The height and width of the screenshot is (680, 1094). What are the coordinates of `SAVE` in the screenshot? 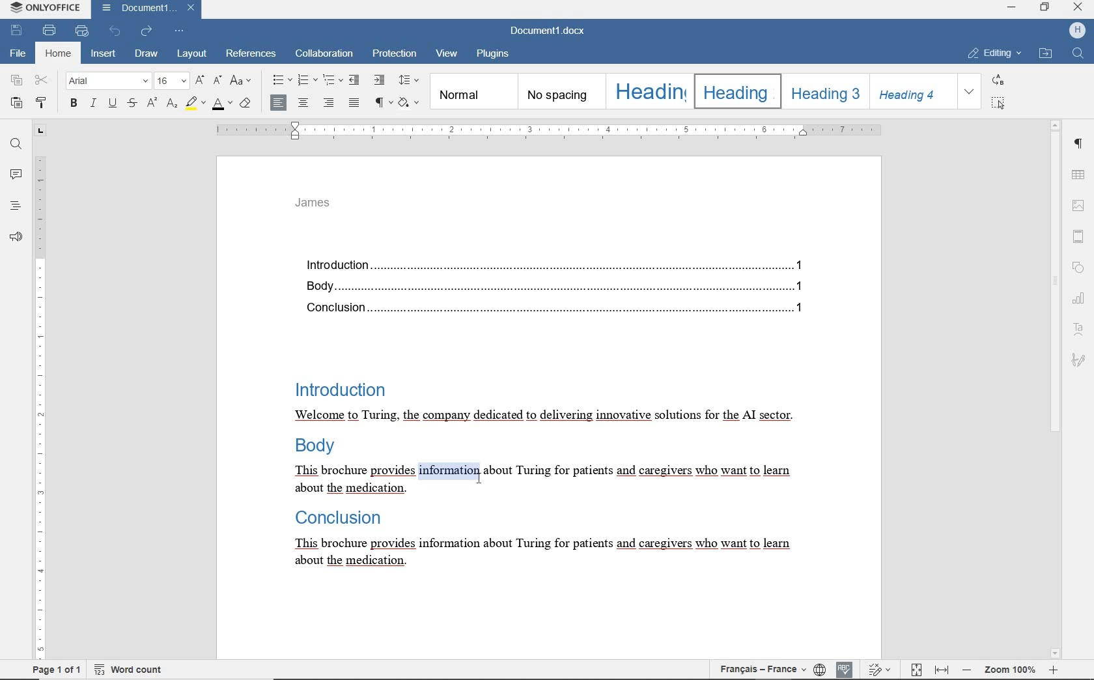 It's located at (17, 31).